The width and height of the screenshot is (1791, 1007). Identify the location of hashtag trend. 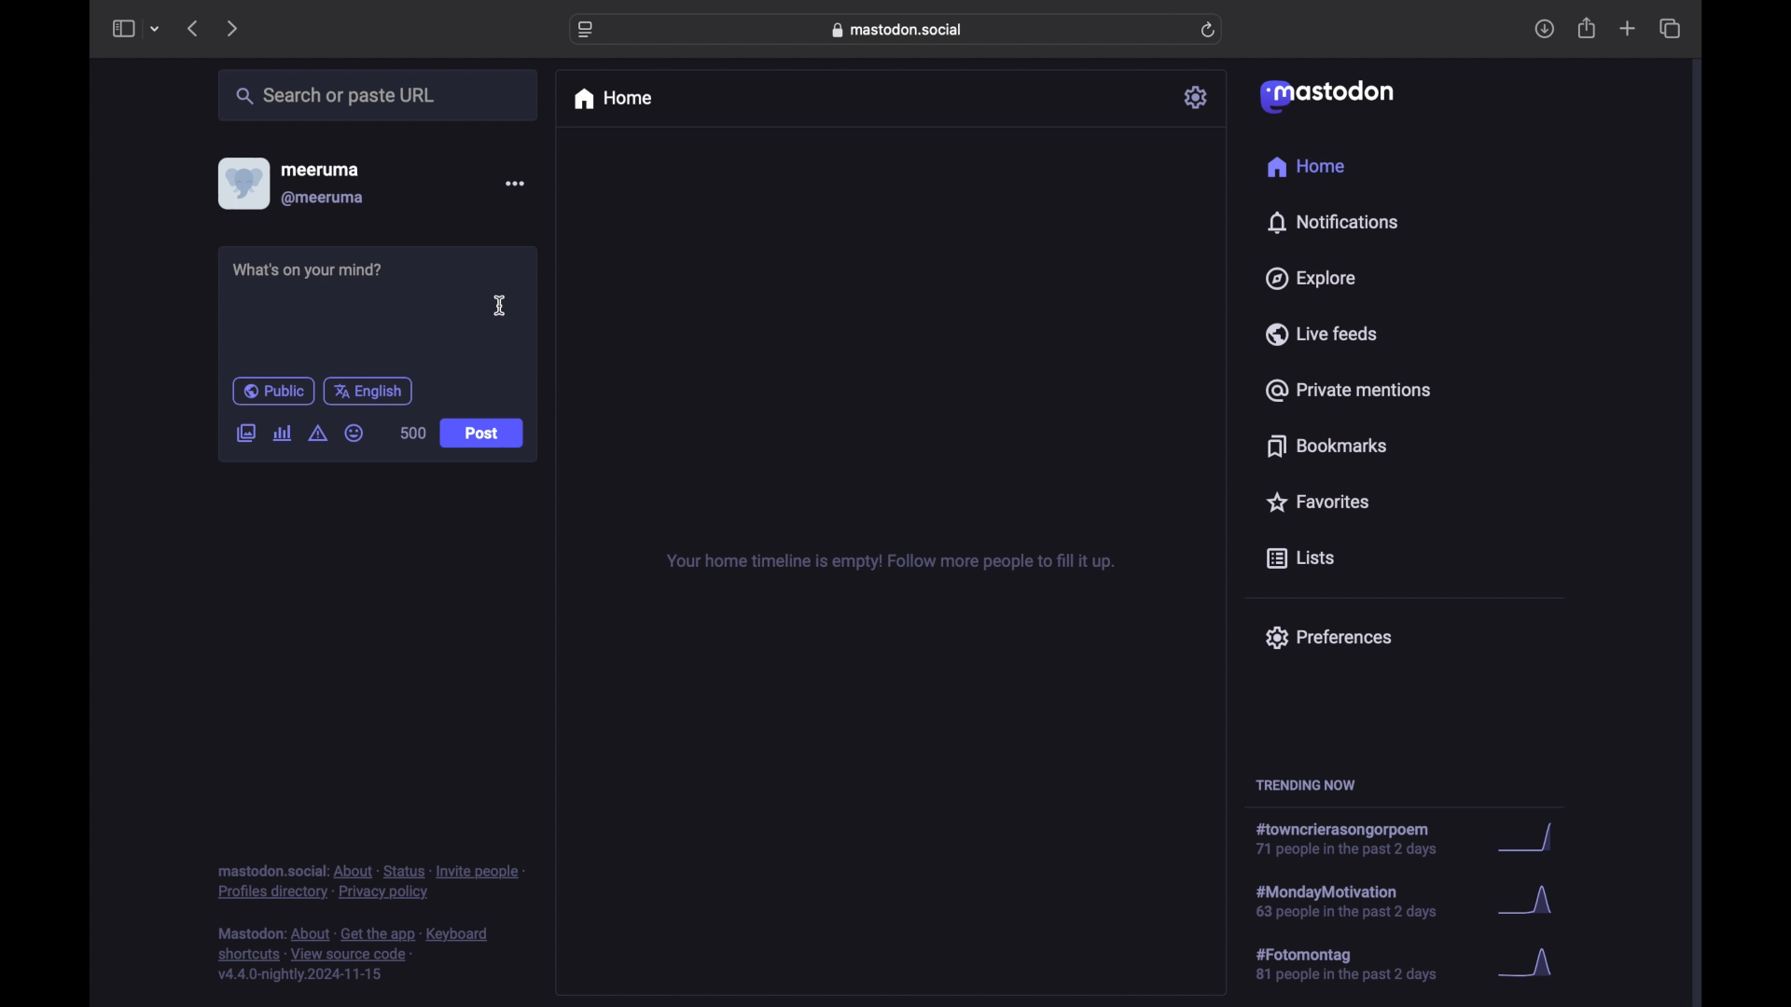
(1359, 962).